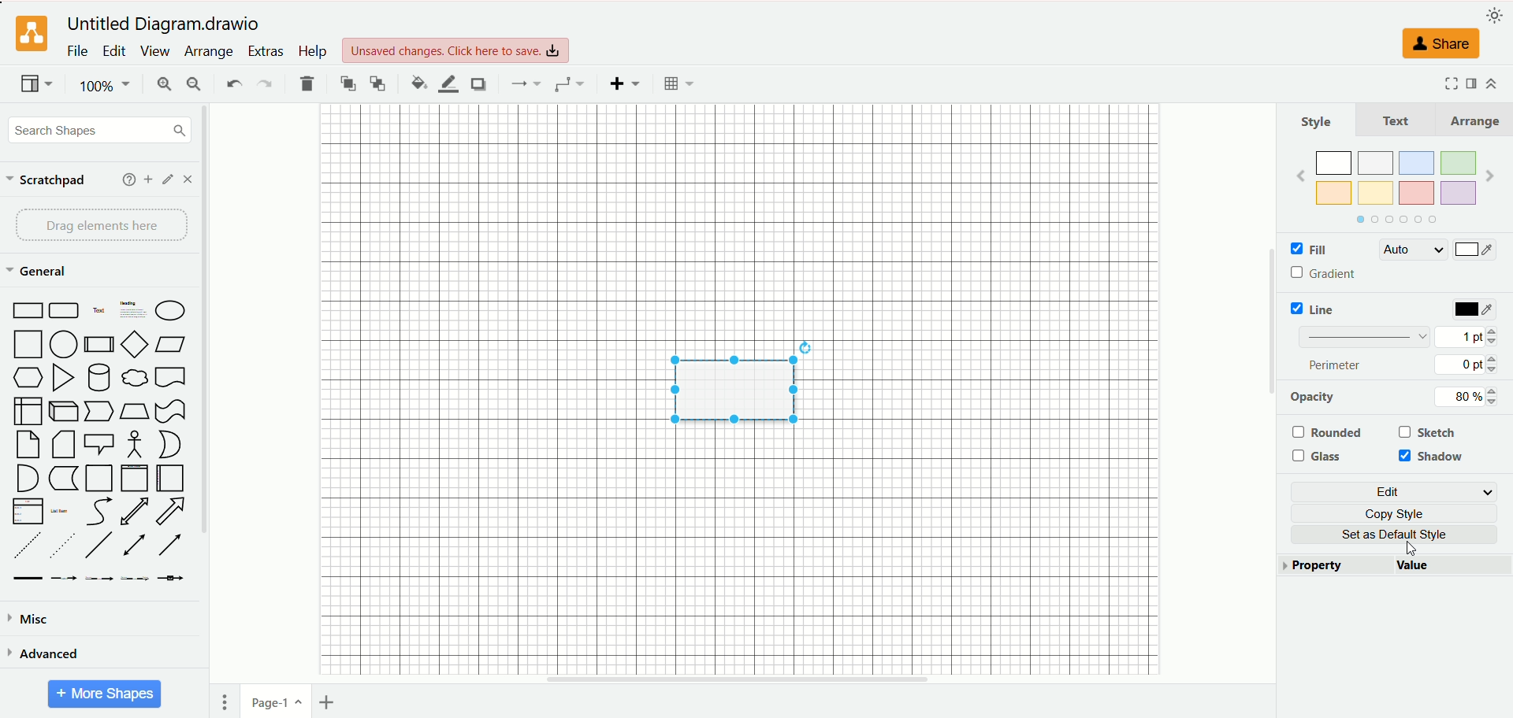 This screenshot has width=1513, height=718. Describe the element at coordinates (1495, 13) in the screenshot. I see `appearance` at that location.